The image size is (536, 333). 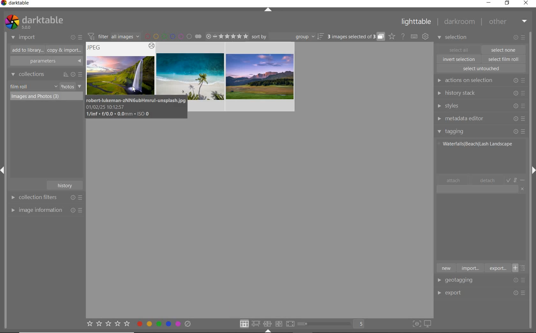 I want to click on toggle list, so click(x=521, y=268).